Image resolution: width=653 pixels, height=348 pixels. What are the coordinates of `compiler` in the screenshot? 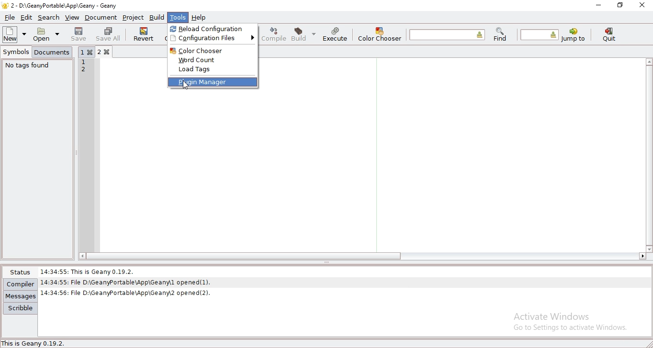 It's located at (20, 284).